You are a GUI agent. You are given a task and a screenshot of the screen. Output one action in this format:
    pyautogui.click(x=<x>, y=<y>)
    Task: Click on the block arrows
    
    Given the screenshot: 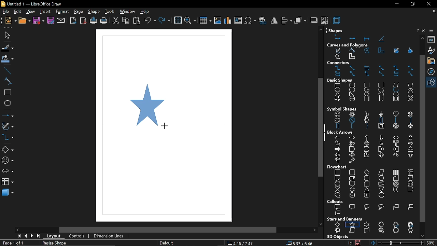 What is the action you would take?
    pyautogui.click(x=341, y=133)
    